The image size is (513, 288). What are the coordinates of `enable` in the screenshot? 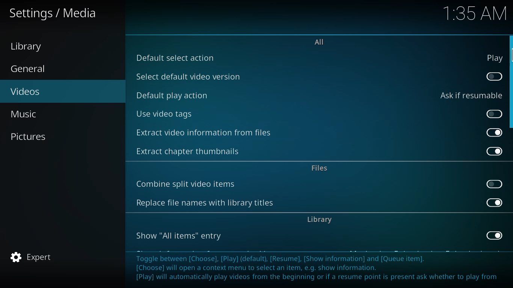 It's located at (495, 184).